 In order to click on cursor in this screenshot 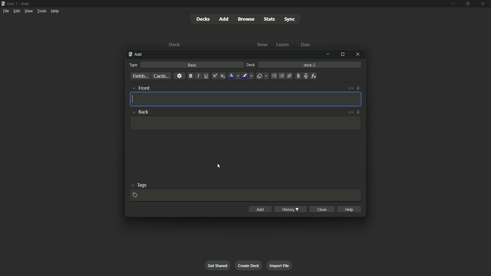, I will do `click(133, 100)`.